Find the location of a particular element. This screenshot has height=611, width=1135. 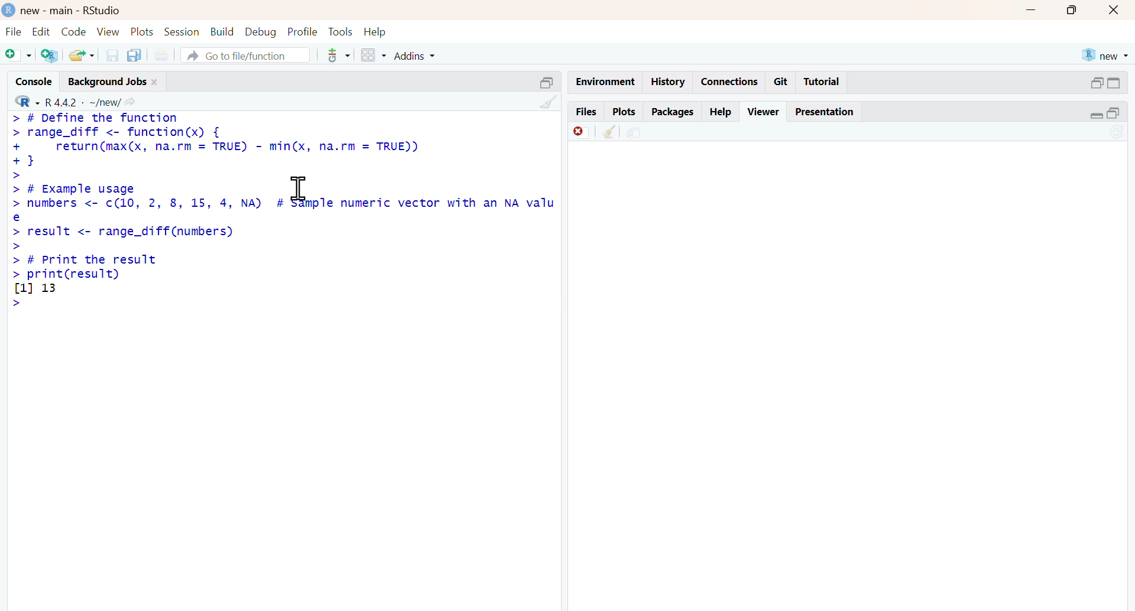

Environment  is located at coordinates (605, 83).